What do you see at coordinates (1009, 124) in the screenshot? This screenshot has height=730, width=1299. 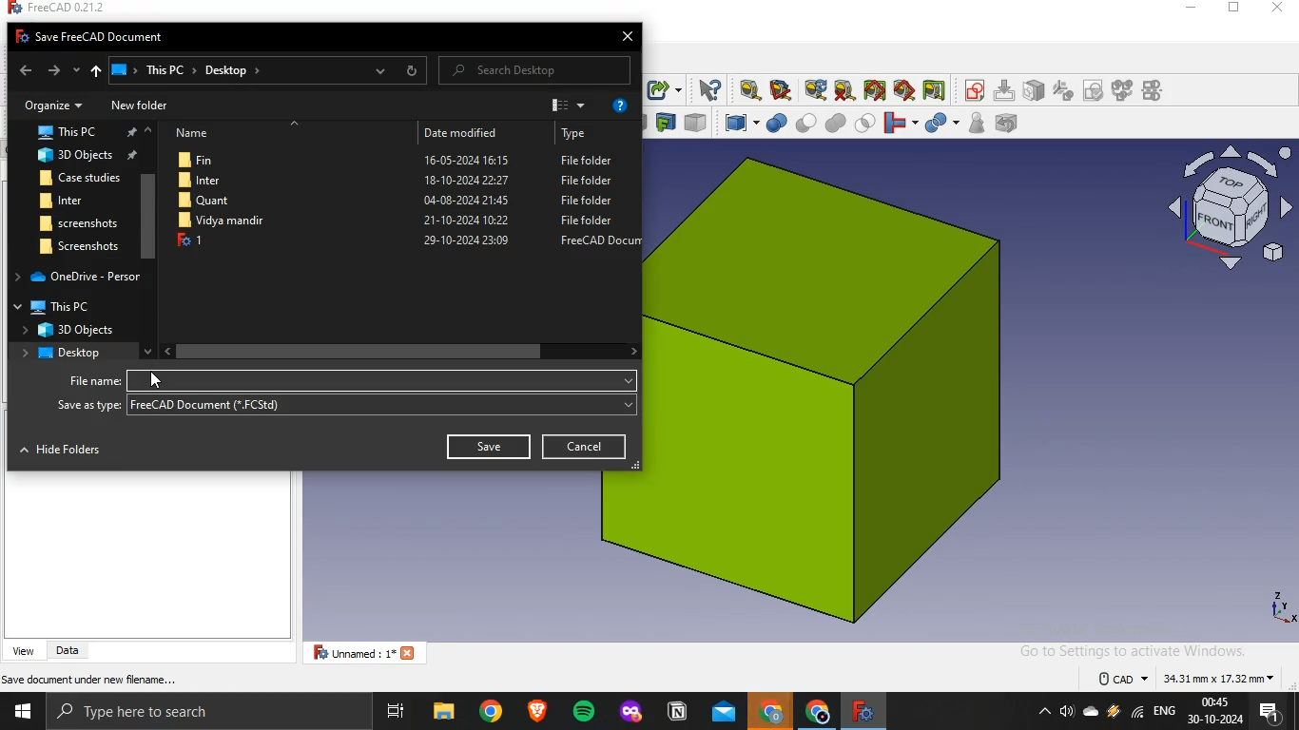 I see `defeaturing` at bounding box center [1009, 124].